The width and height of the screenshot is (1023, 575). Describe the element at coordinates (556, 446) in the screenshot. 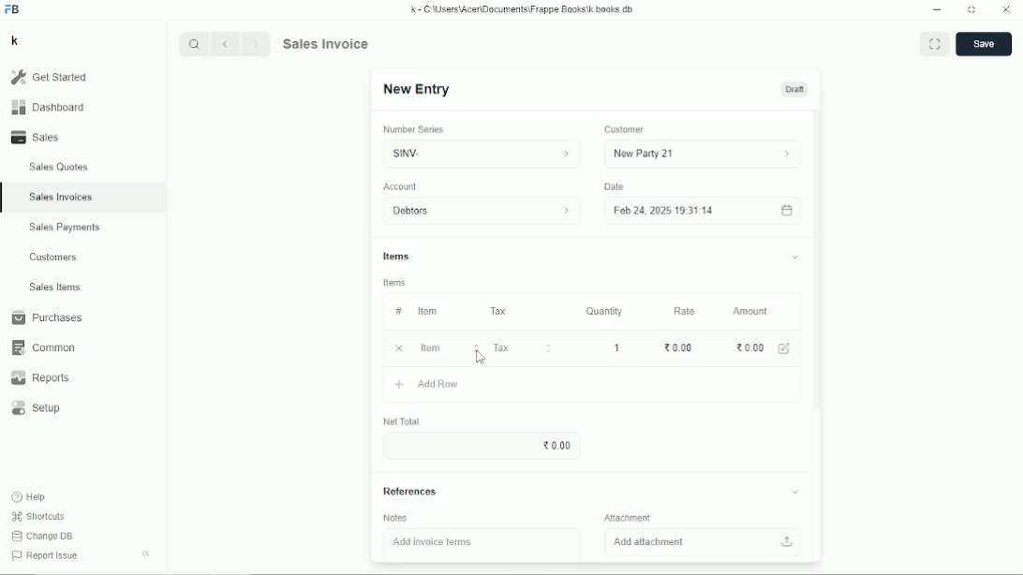

I see `0.00` at that location.